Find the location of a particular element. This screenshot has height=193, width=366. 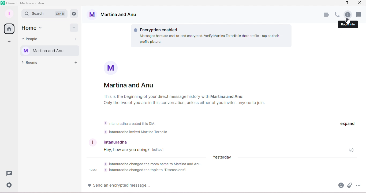

Start chat is located at coordinates (76, 39).